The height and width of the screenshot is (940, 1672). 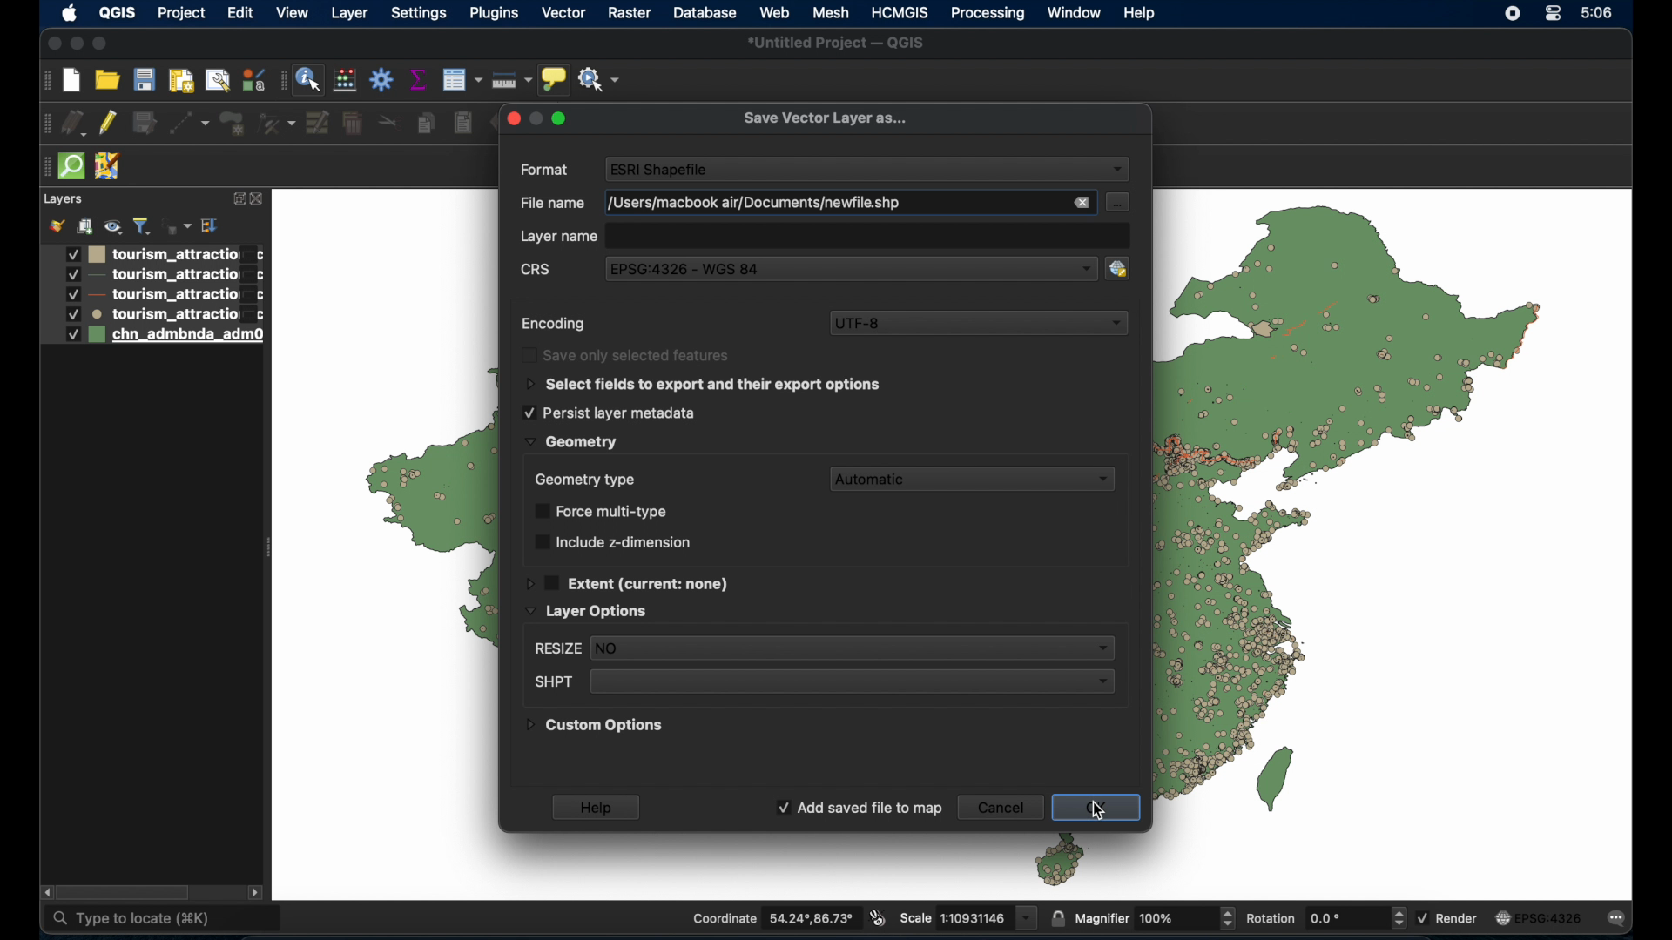 I want to click on file name, so click(x=750, y=203).